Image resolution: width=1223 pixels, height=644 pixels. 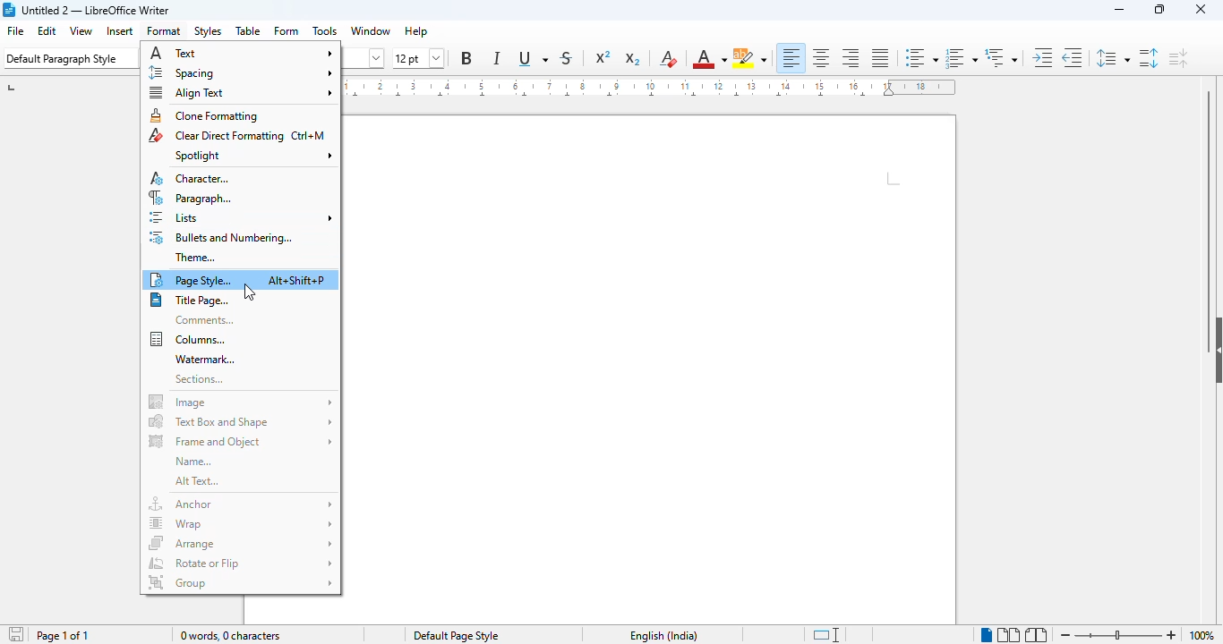 What do you see at coordinates (709, 59) in the screenshot?
I see `font color` at bounding box center [709, 59].